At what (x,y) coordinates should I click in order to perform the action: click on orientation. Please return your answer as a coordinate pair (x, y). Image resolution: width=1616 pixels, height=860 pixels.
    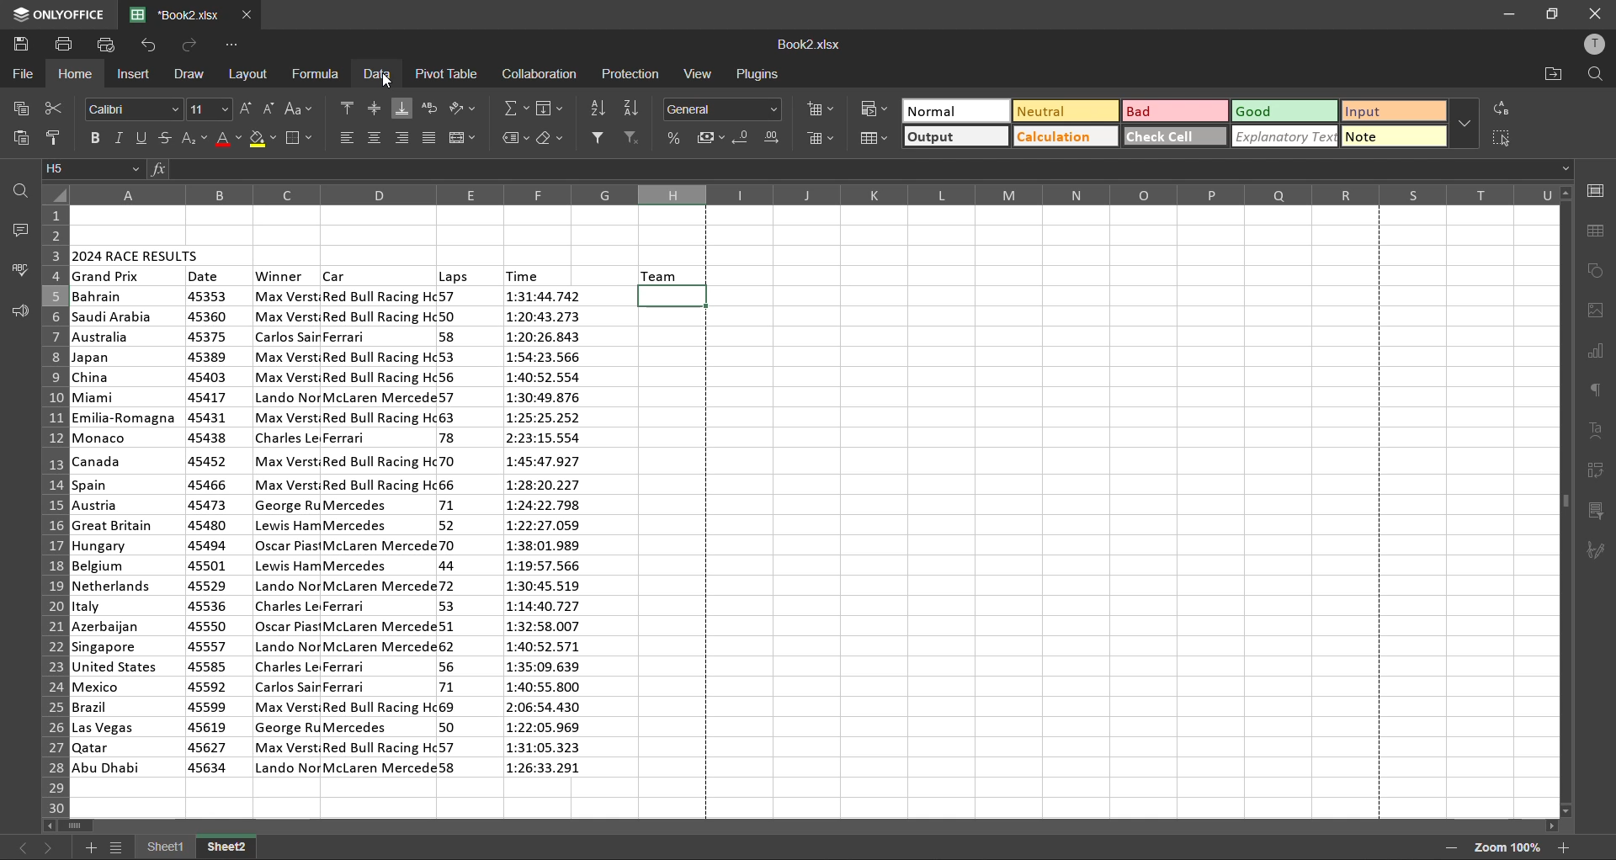
    Looking at the image, I should click on (463, 109).